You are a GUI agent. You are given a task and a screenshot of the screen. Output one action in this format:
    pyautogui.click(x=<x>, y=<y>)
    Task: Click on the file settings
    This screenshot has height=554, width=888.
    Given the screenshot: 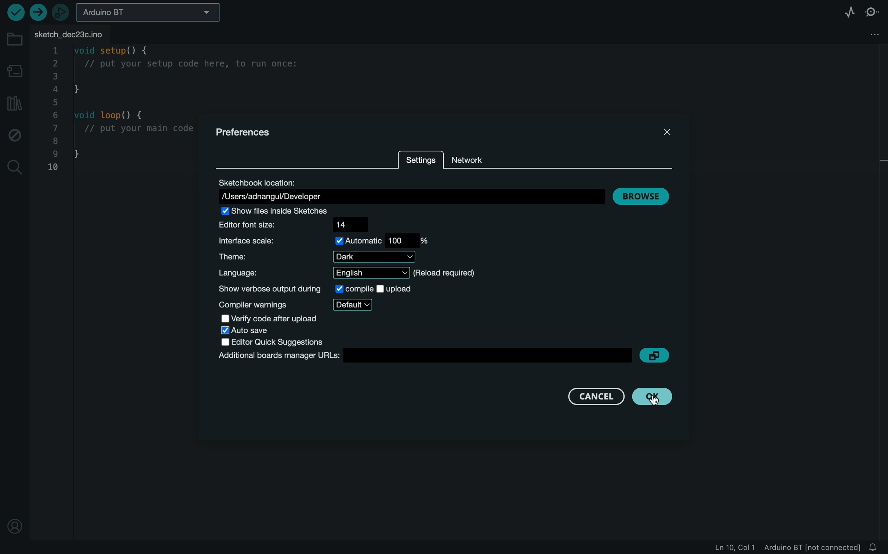 What is the action you would take?
    pyautogui.click(x=871, y=34)
    